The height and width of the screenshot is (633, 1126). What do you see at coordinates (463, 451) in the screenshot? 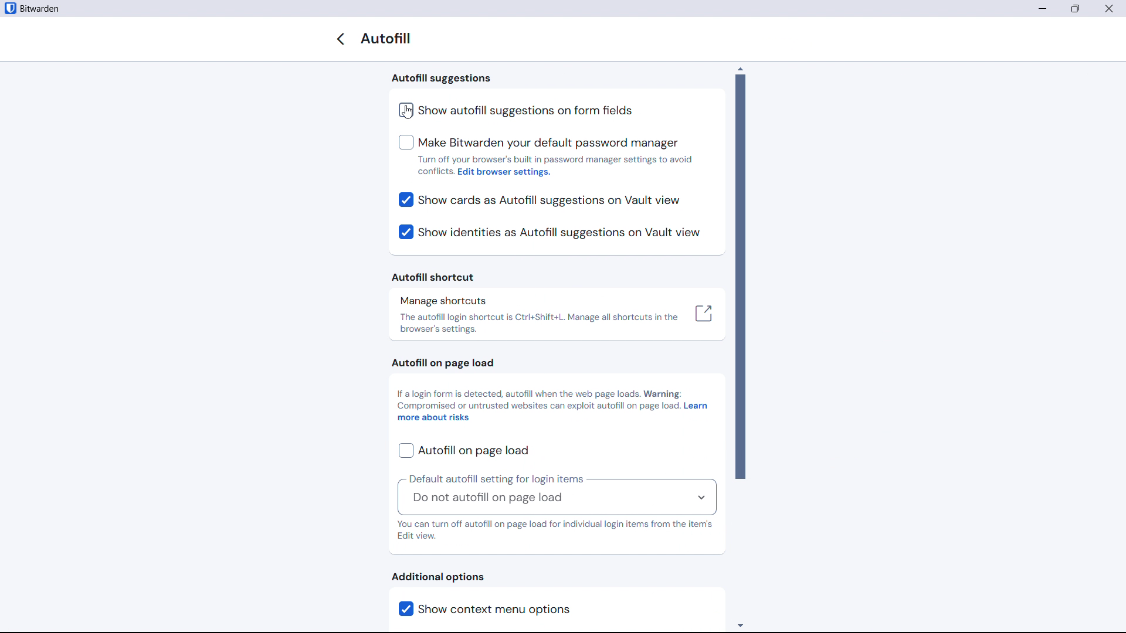
I see `Auto fill on page load ` at bounding box center [463, 451].